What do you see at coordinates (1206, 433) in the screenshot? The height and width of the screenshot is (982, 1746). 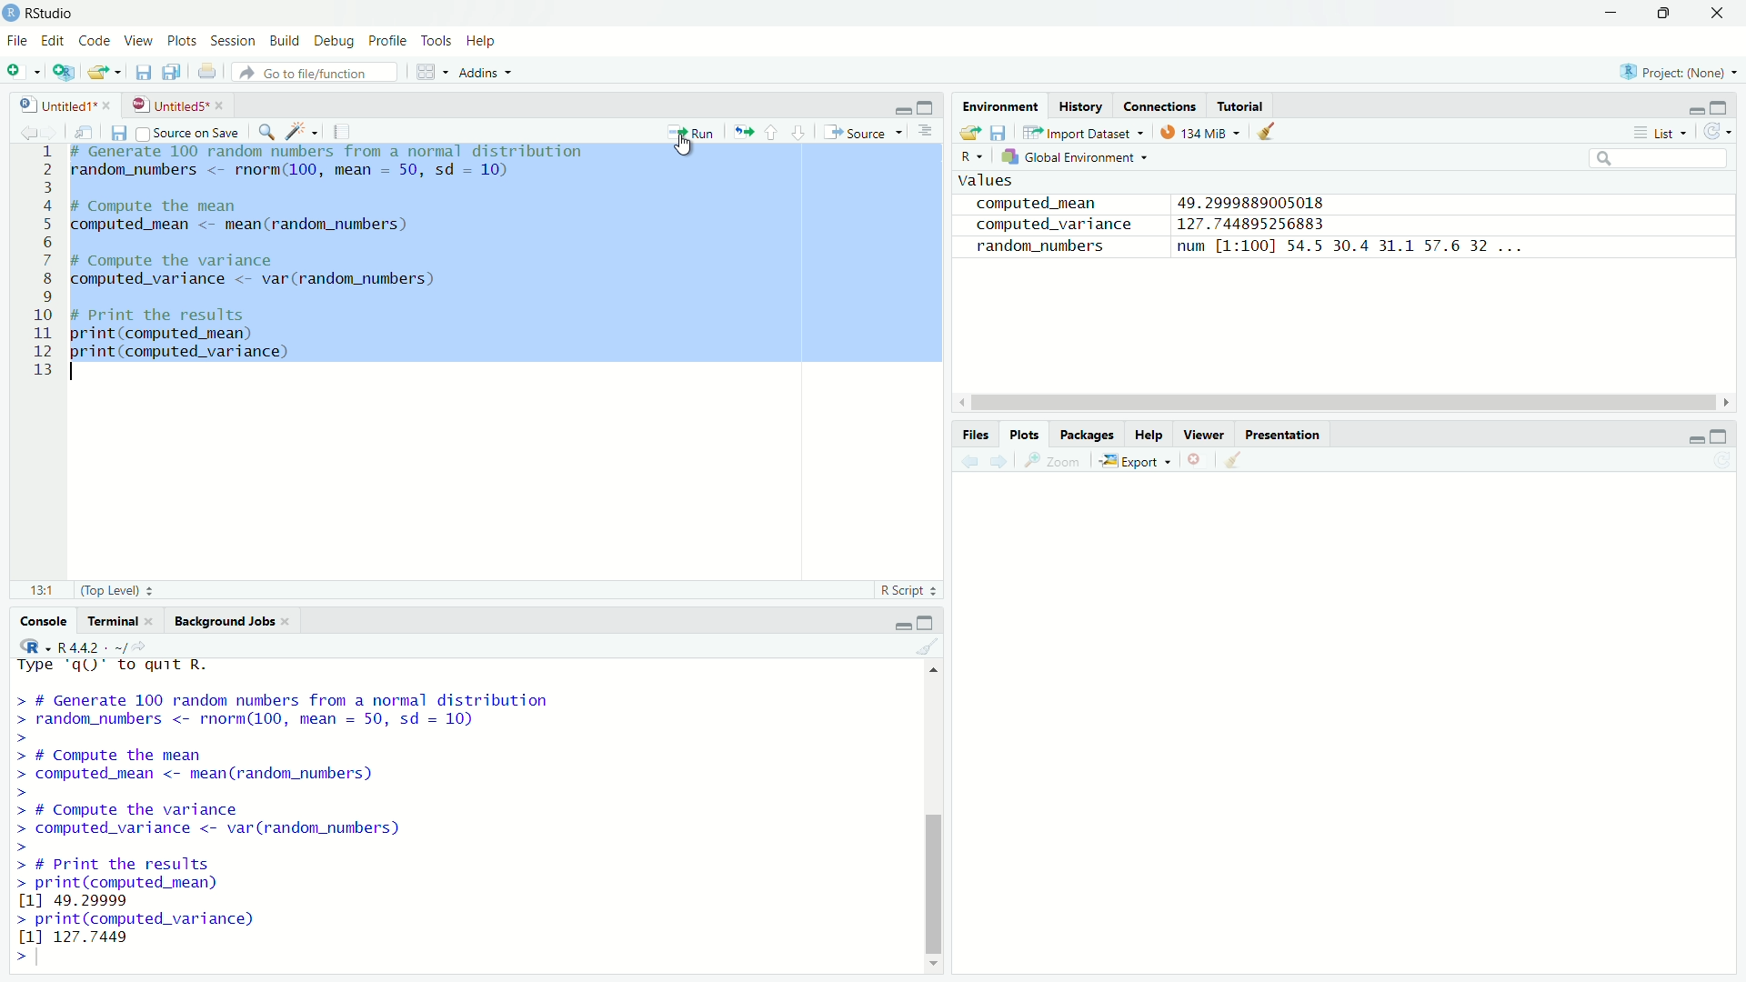 I see `viewer` at bounding box center [1206, 433].